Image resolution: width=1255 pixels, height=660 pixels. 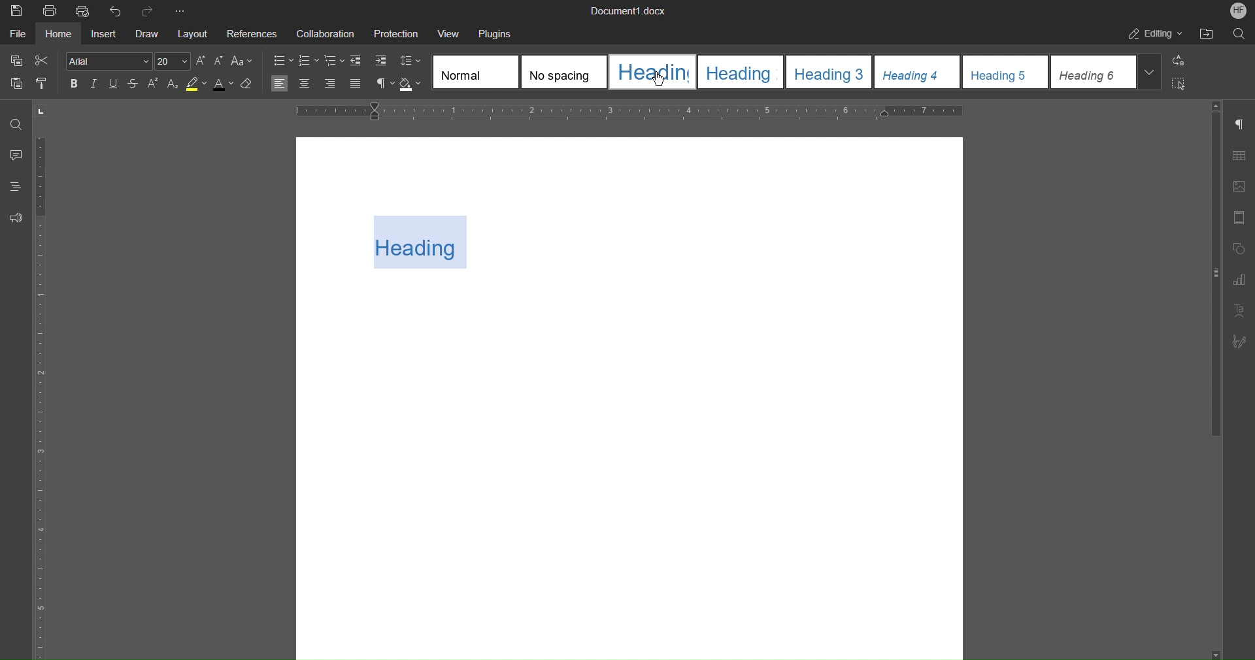 I want to click on Decrease Size, so click(x=218, y=61).